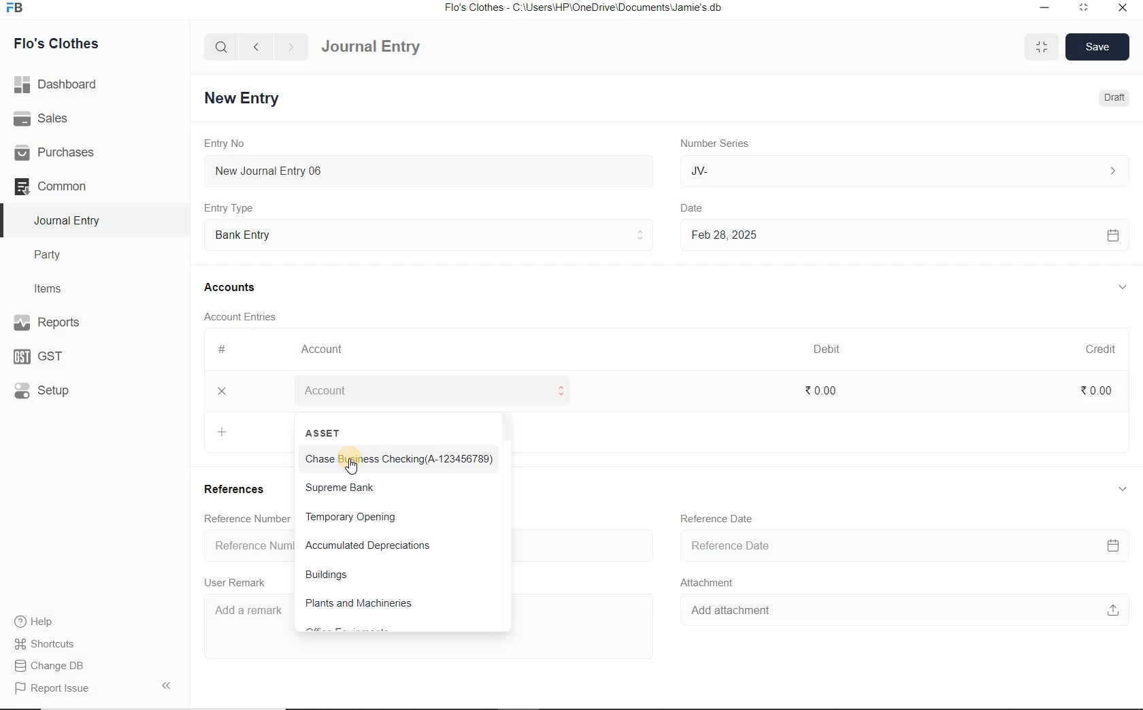 The image size is (1143, 710). I want to click on Entry No, so click(227, 143).